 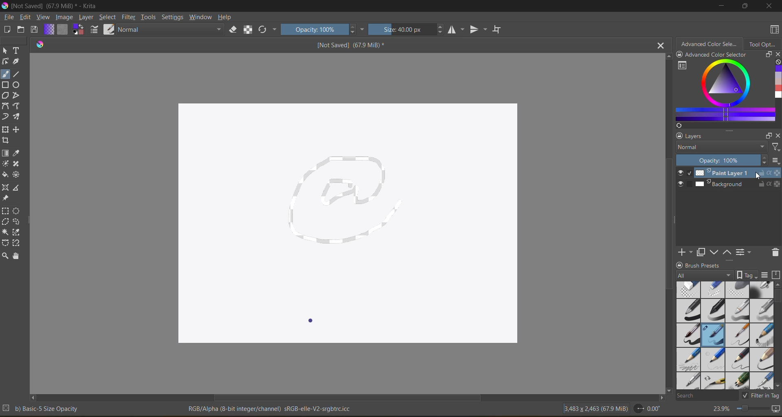 What do you see at coordinates (668, 391) in the screenshot?
I see `scroll down` at bounding box center [668, 391].